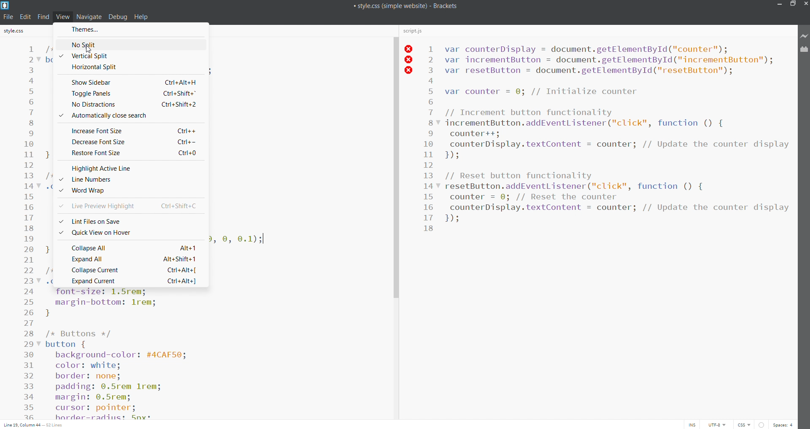 The width and height of the screenshot is (810, 429). I want to click on expand current, so click(128, 282).